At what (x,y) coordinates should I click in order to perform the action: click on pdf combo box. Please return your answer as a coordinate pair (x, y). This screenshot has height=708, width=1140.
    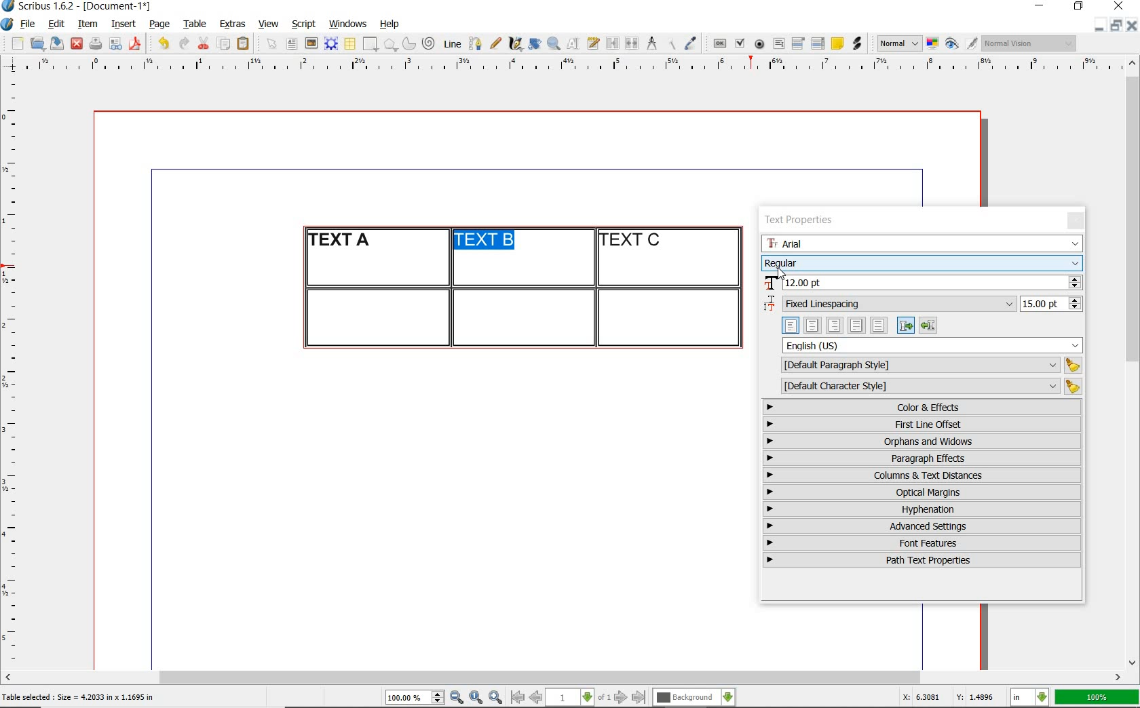
    Looking at the image, I should click on (799, 43).